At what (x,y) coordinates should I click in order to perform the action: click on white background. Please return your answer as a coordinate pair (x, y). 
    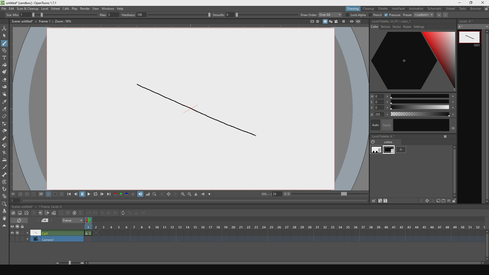
    Looking at the image, I should click on (48, 195).